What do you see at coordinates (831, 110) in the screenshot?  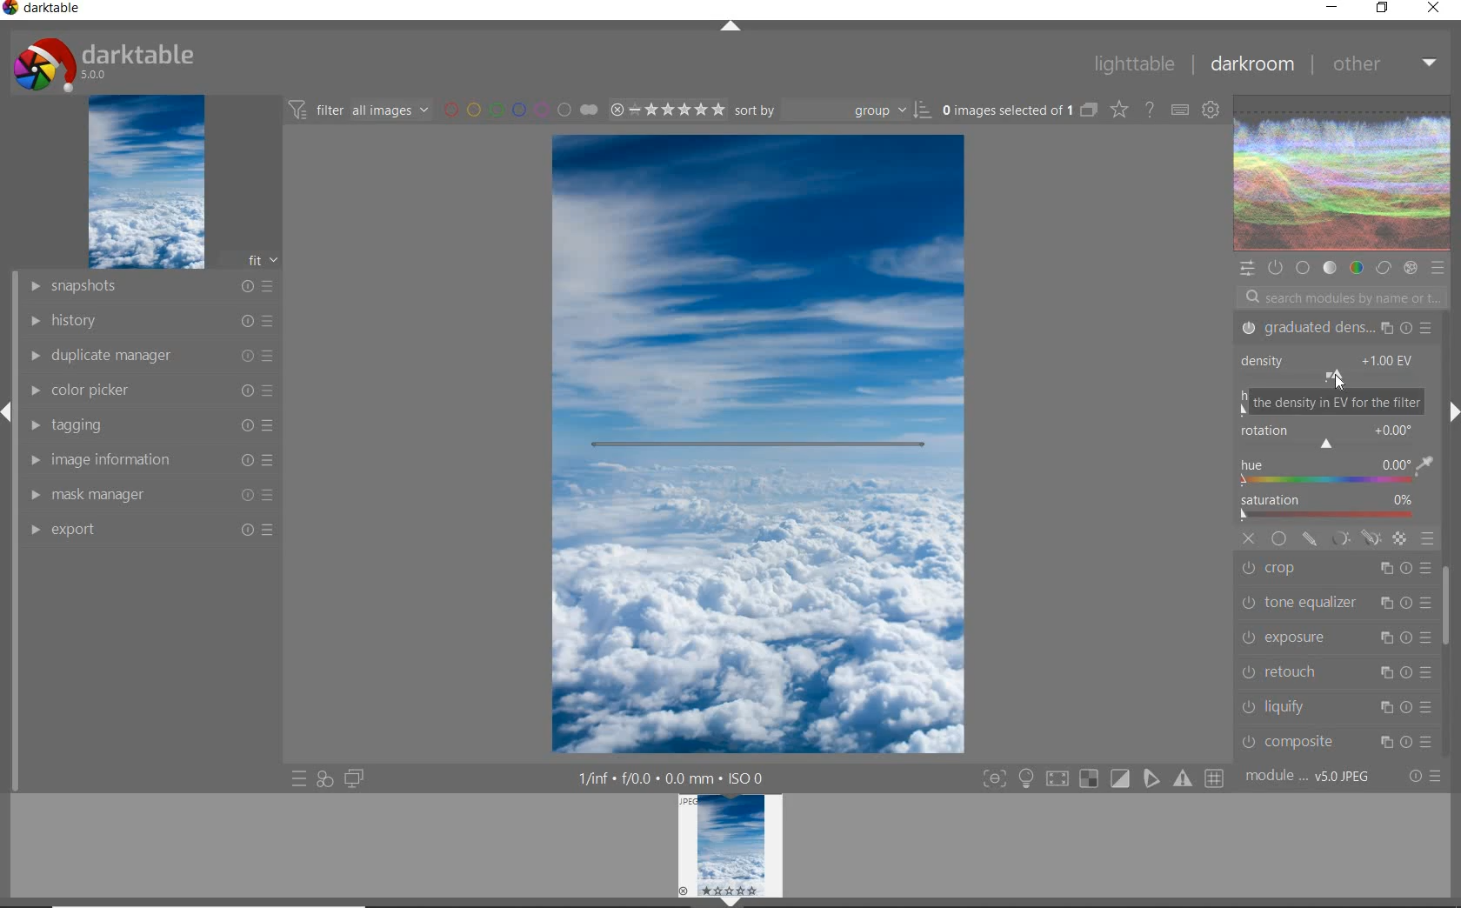 I see `sort by group` at bounding box center [831, 110].